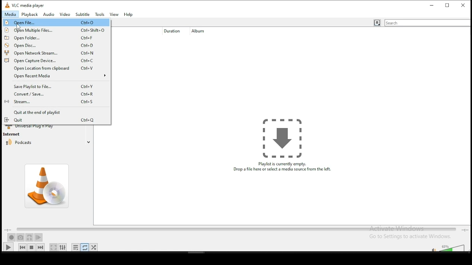 Image resolution: width=472 pixels, height=265 pixels. What do you see at coordinates (30, 238) in the screenshot?
I see `loop between point A to point B continuously` at bounding box center [30, 238].